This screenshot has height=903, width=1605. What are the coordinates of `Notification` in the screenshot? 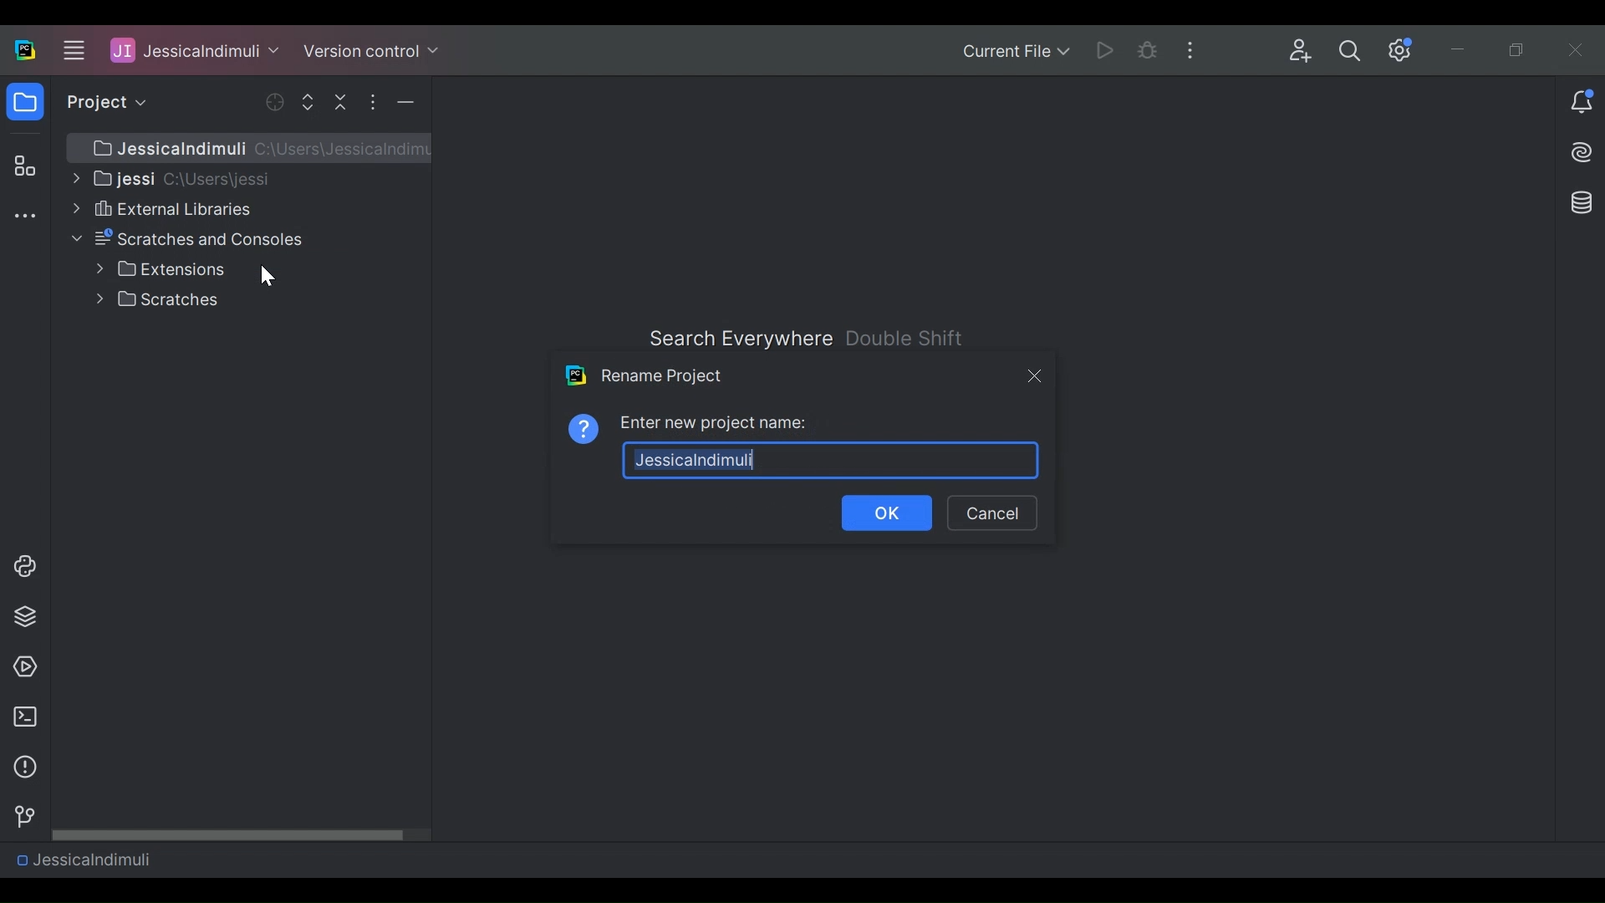 It's located at (1582, 104).